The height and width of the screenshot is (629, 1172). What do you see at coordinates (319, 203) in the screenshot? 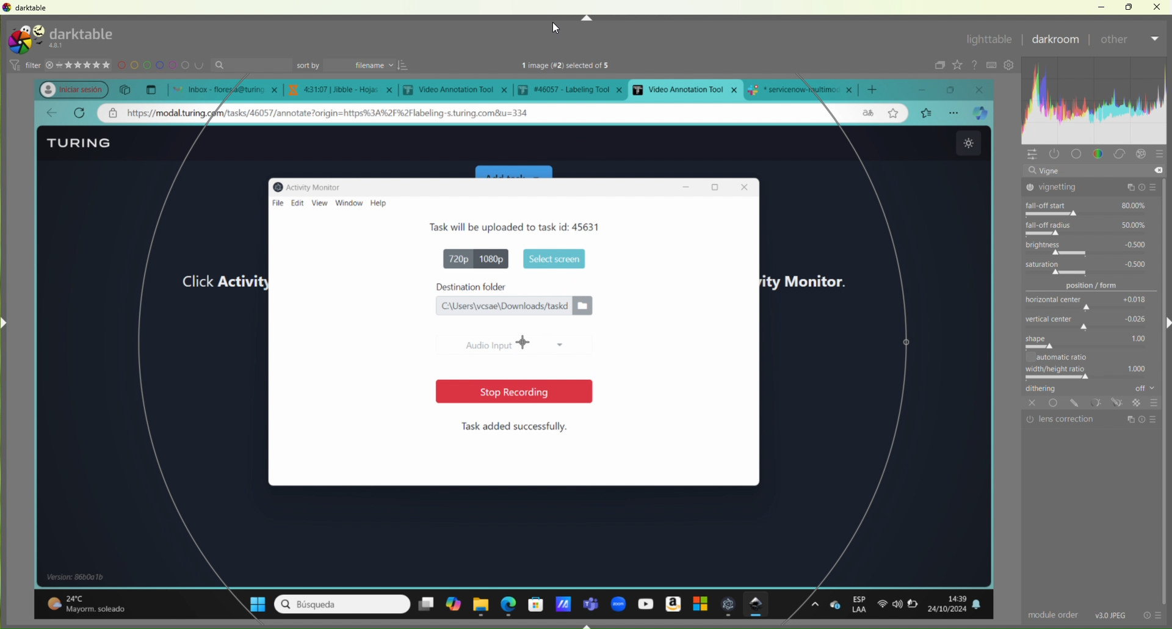
I see `view` at bounding box center [319, 203].